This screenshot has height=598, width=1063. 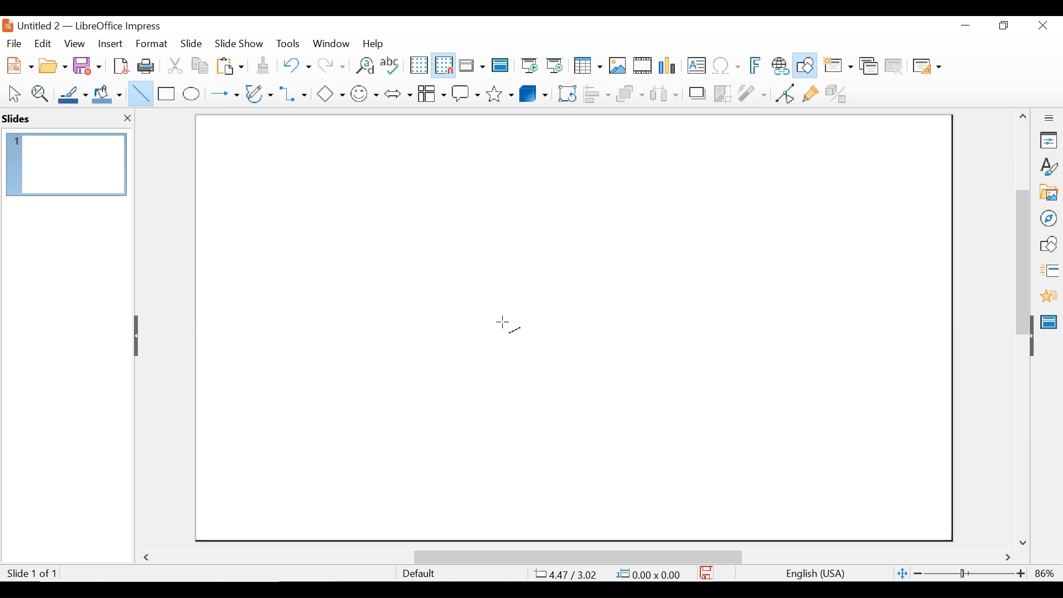 I want to click on Zoom & Pan, so click(x=39, y=92).